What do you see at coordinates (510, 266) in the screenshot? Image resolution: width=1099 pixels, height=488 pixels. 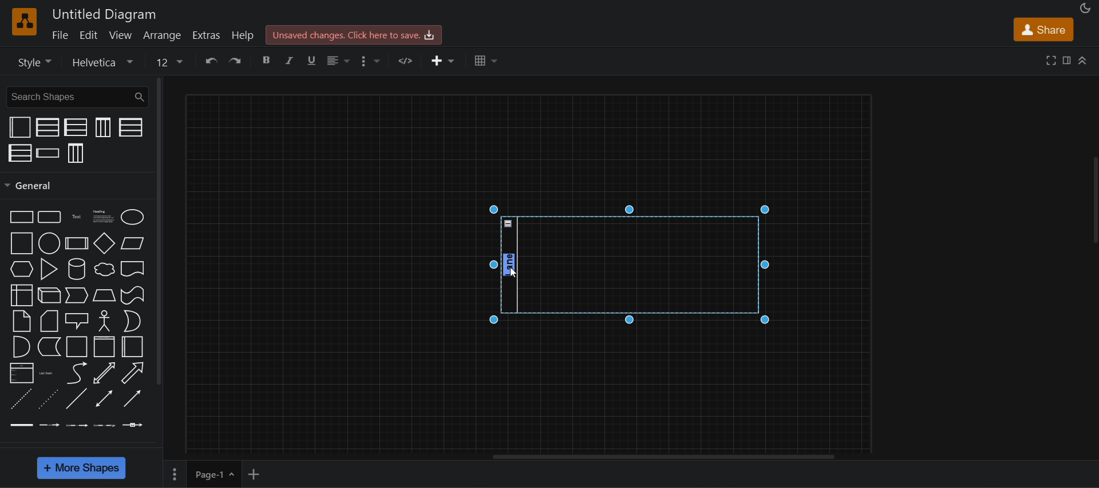 I see `text` at bounding box center [510, 266].